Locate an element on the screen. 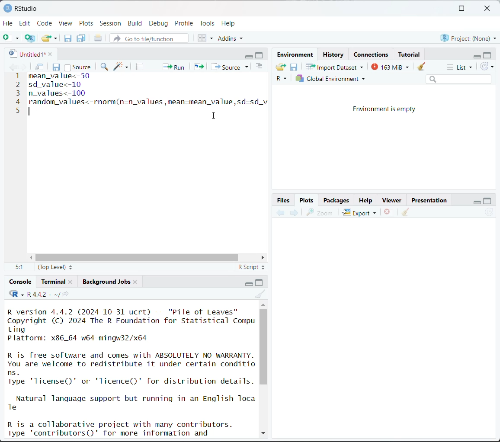 Image resolution: width=500 pixels, height=442 pixels. search is located at coordinates (458, 79).